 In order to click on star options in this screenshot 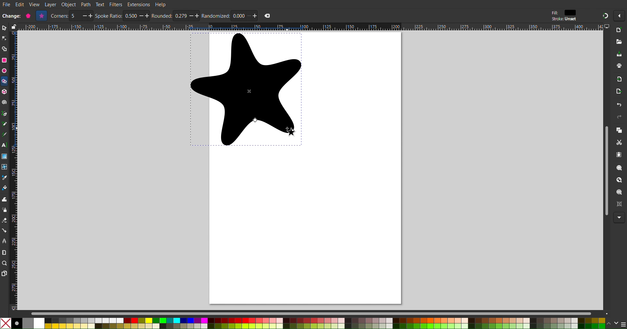, I will do `click(28, 16)`.